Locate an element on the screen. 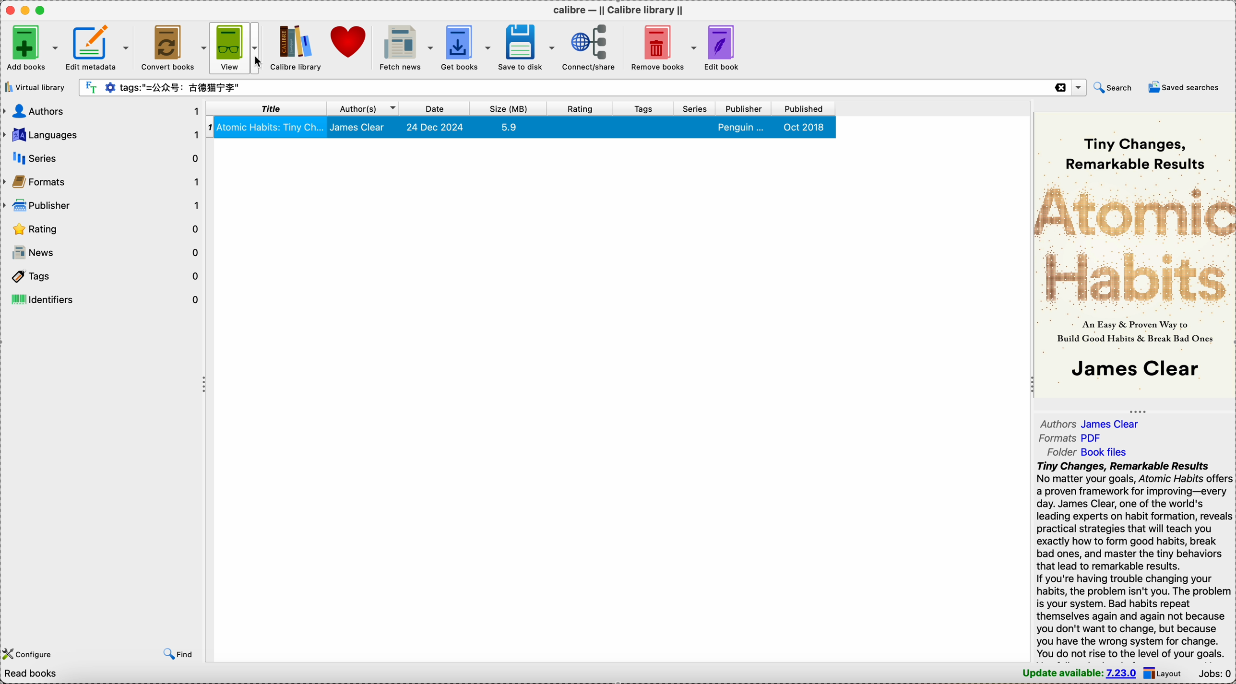  maximize is located at coordinates (41, 10).